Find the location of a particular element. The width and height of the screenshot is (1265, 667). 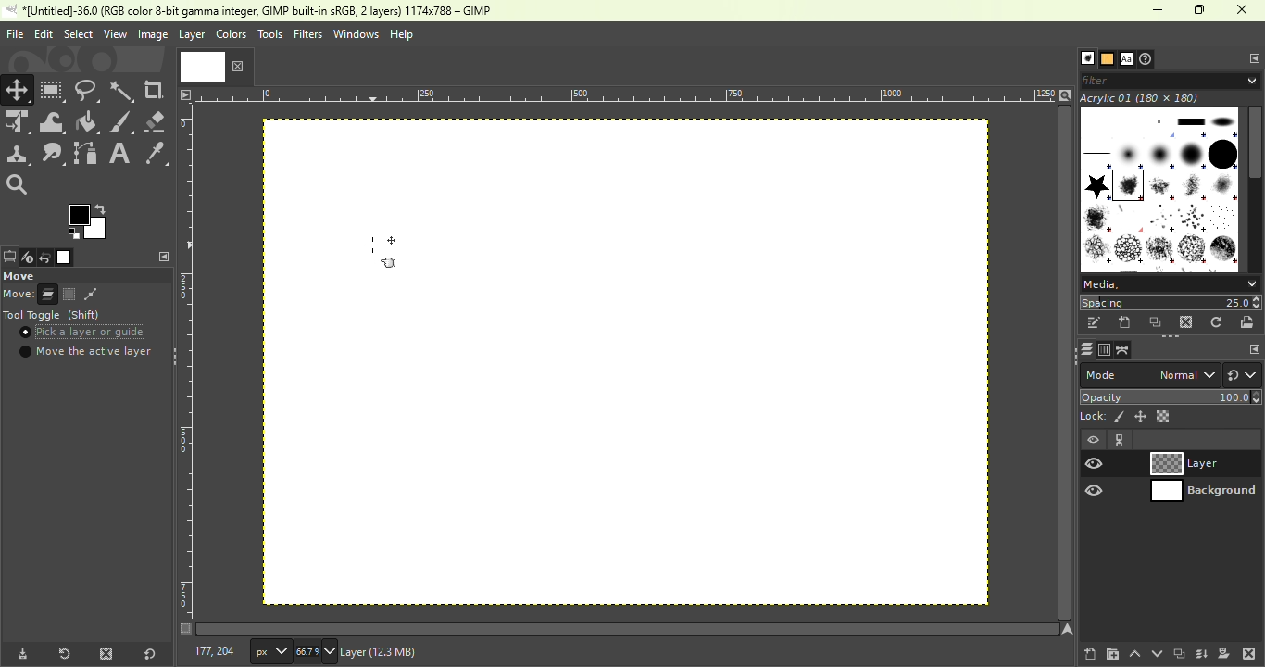

Merge all visible layers with last used values is located at coordinates (1203, 654).